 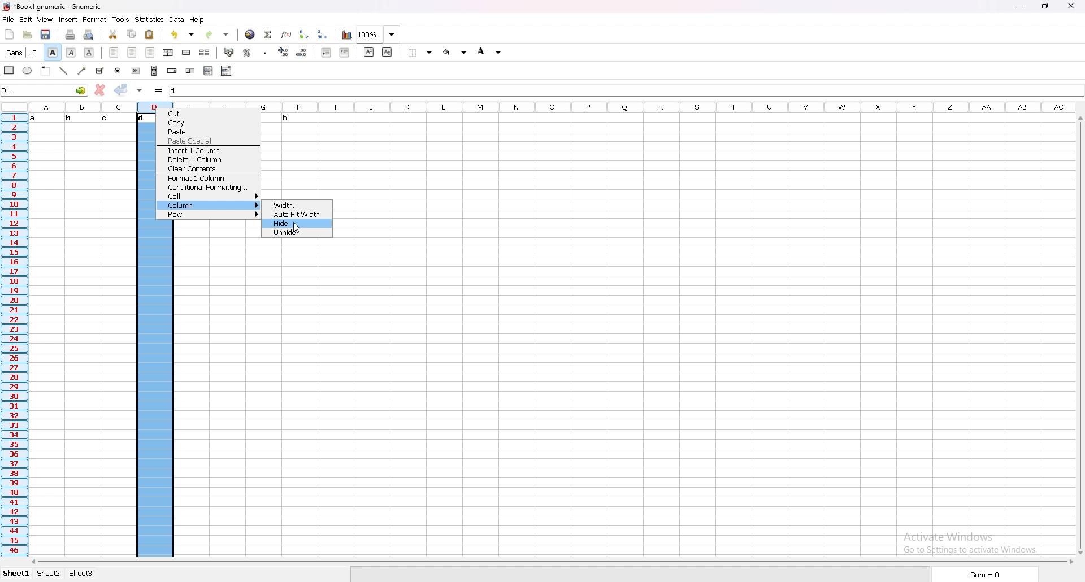 What do you see at coordinates (52, 6) in the screenshot?
I see `file name` at bounding box center [52, 6].